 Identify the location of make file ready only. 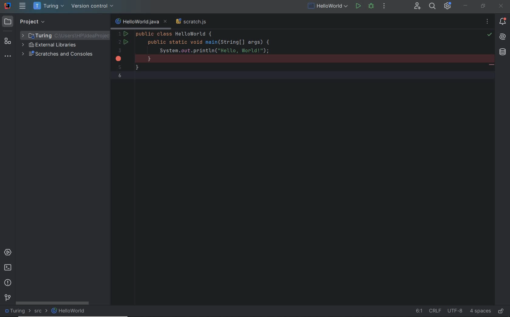
(501, 310).